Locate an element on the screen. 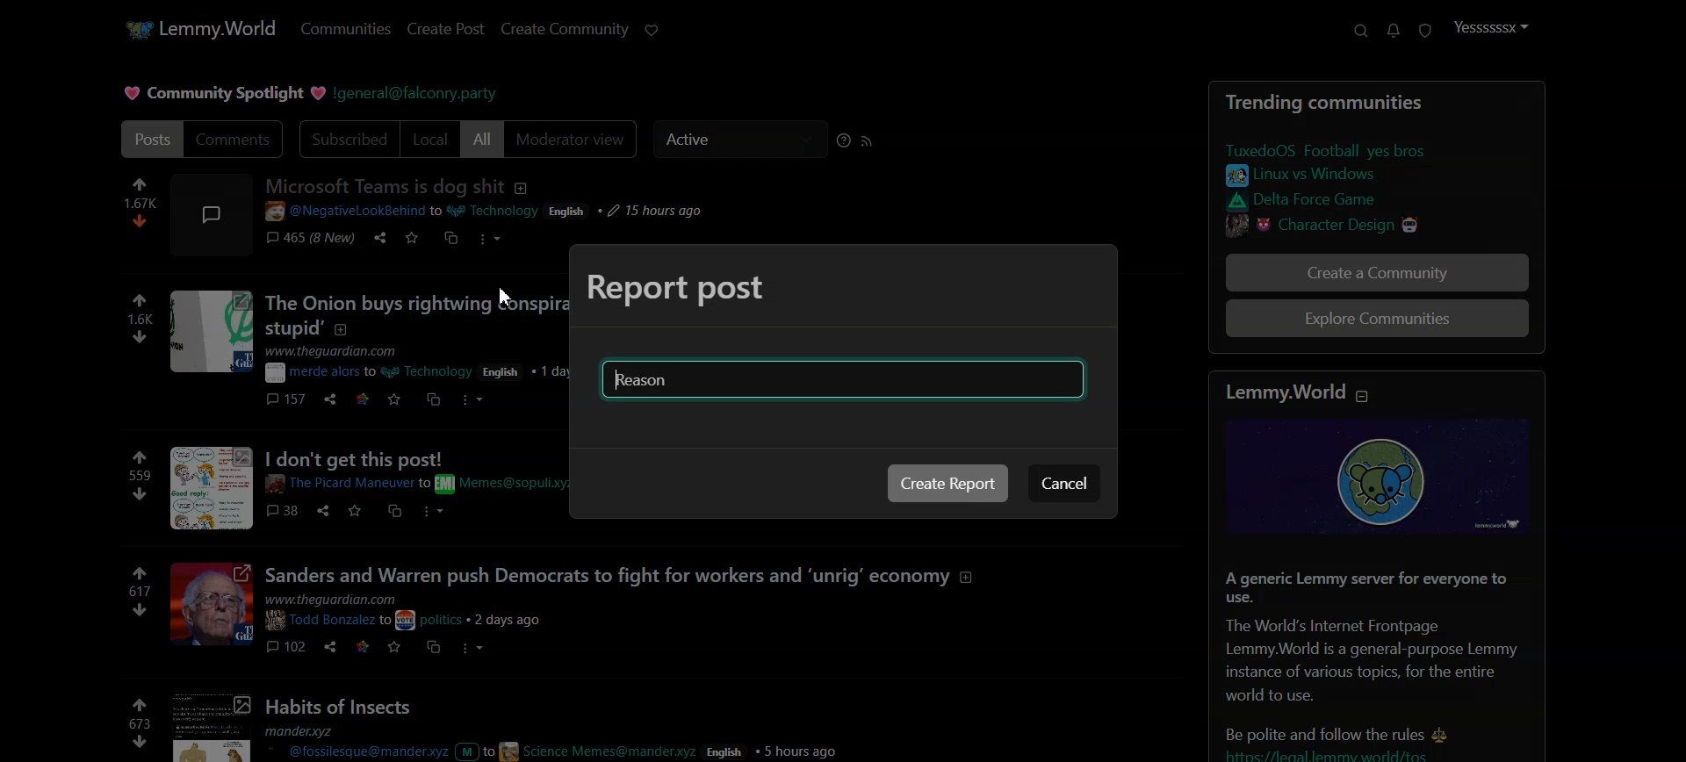 Image resolution: width=1686 pixels, height=762 pixels. posts is located at coordinates (408, 340).